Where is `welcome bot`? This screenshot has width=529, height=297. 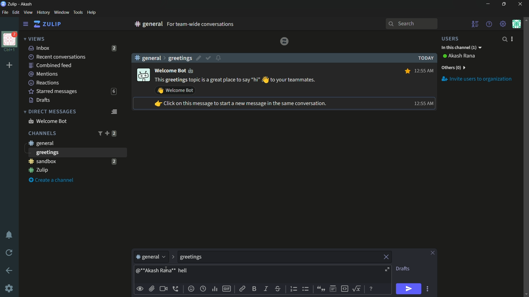 welcome bot is located at coordinates (47, 121).